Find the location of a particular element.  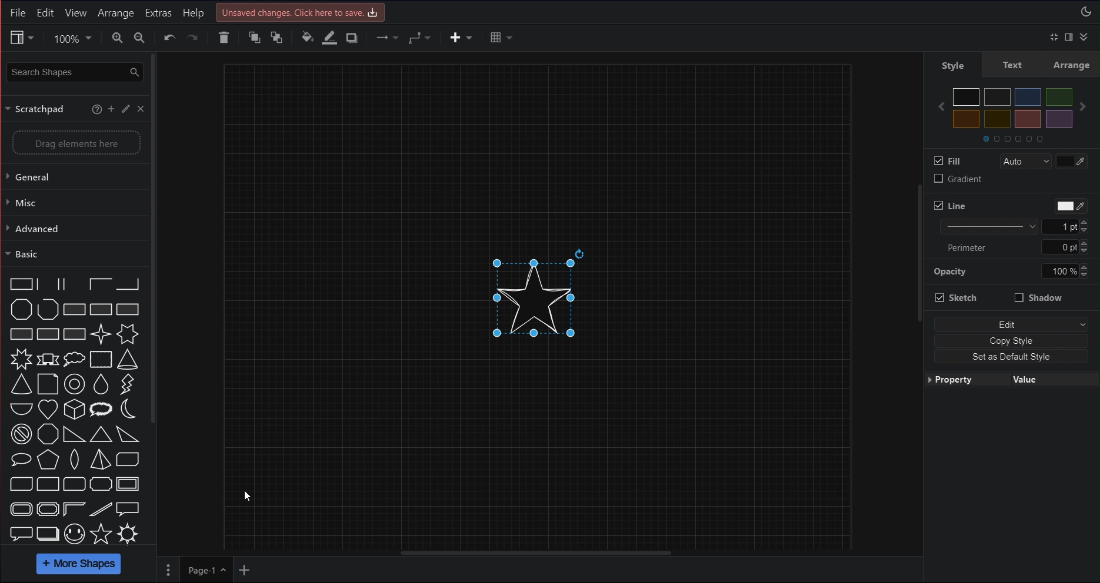

Vertical Scroll bar is located at coordinates (208, 299).